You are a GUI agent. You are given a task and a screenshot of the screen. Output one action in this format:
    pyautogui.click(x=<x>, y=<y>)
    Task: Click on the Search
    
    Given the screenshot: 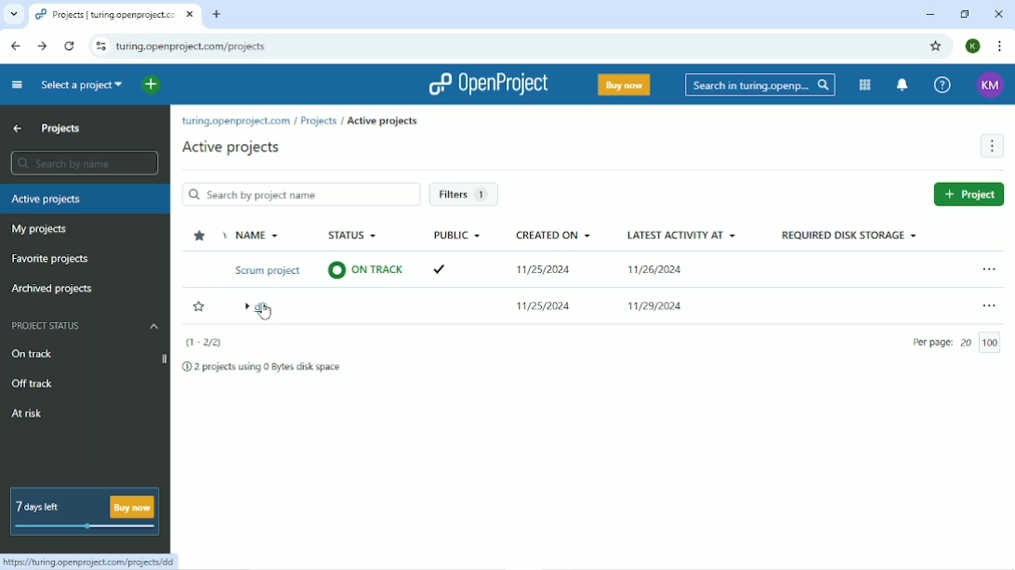 What is the action you would take?
    pyautogui.click(x=759, y=84)
    